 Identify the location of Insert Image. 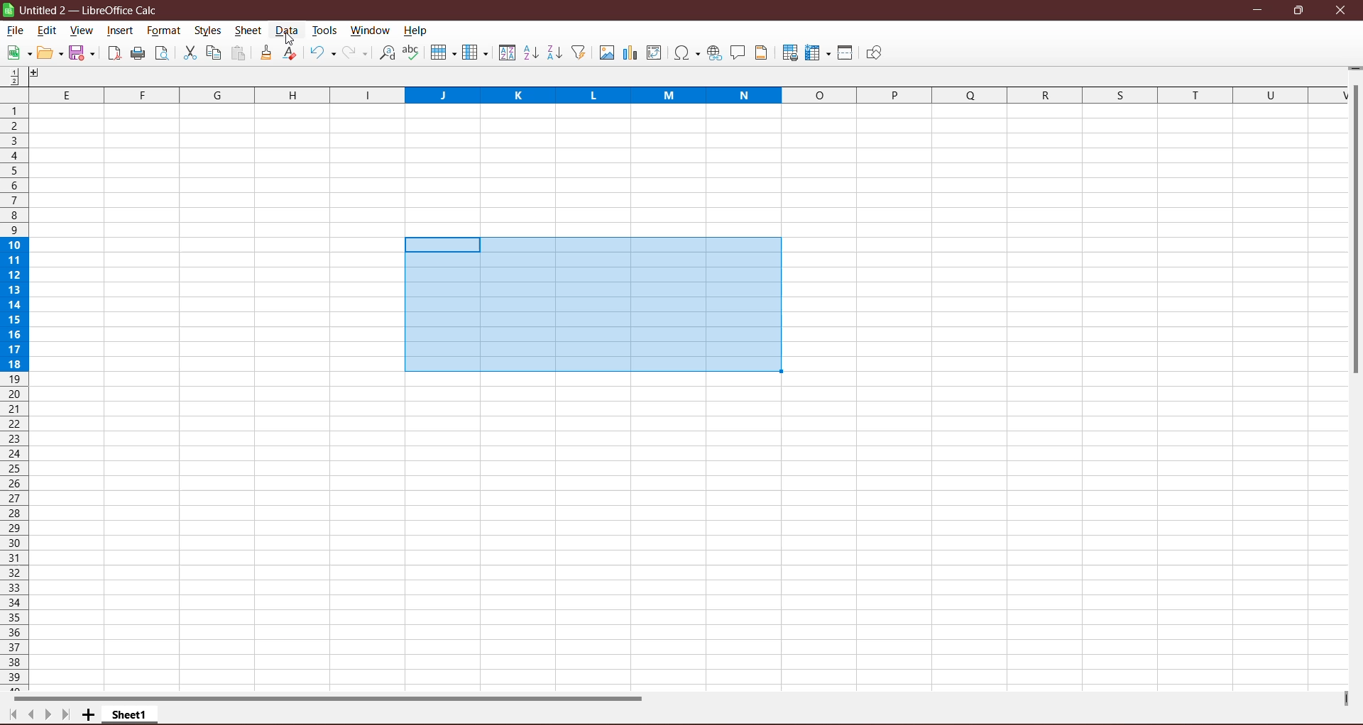
(606, 53).